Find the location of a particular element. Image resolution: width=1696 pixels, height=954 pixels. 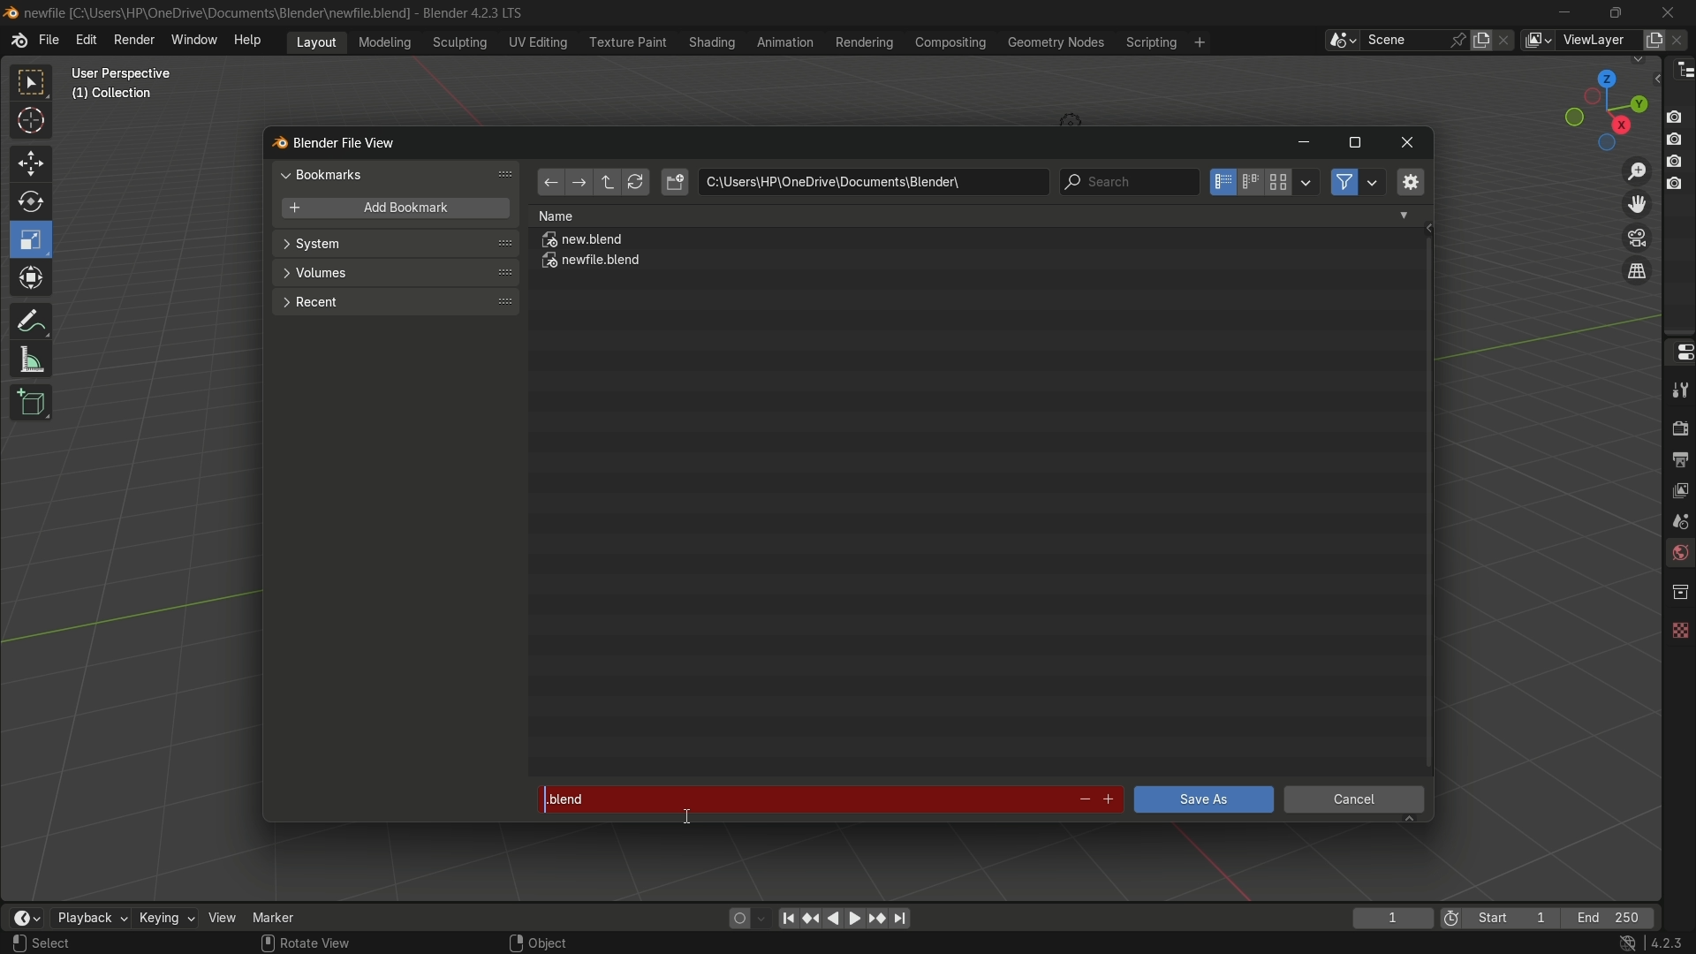

location is located at coordinates (873, 182).